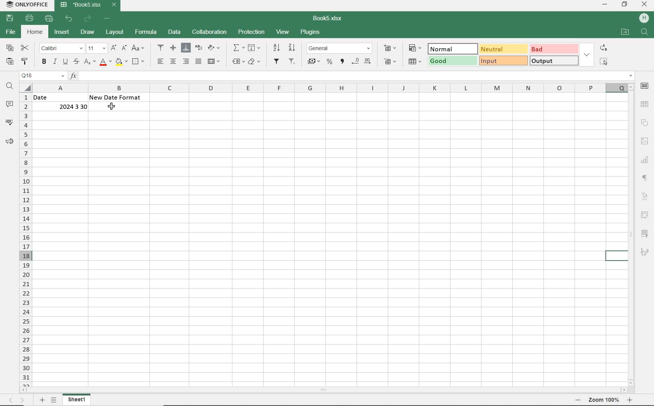 This screenshot has width=654, height=406. I want to click on INPUT, so click(503, 61).